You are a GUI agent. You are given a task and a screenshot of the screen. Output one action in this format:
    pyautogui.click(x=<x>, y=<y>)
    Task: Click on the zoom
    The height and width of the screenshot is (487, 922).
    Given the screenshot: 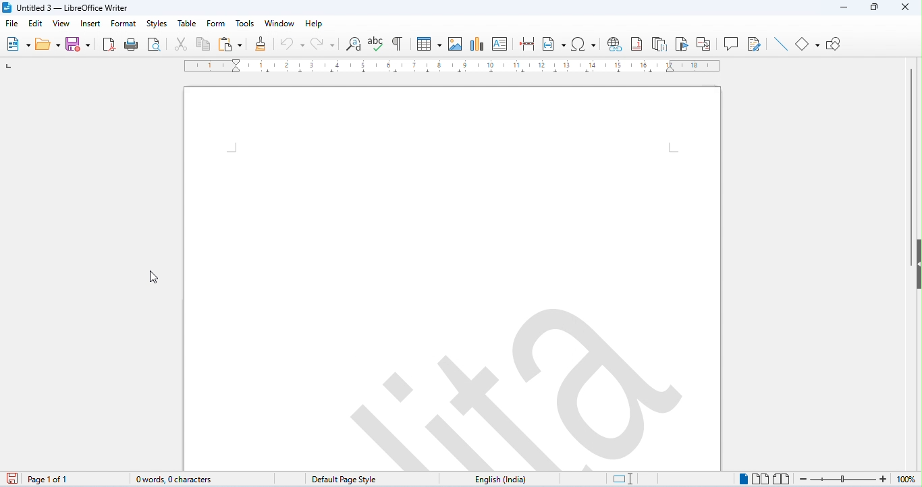 What is the action you would take?
    pyautogui.click(x=860, y=480)
    